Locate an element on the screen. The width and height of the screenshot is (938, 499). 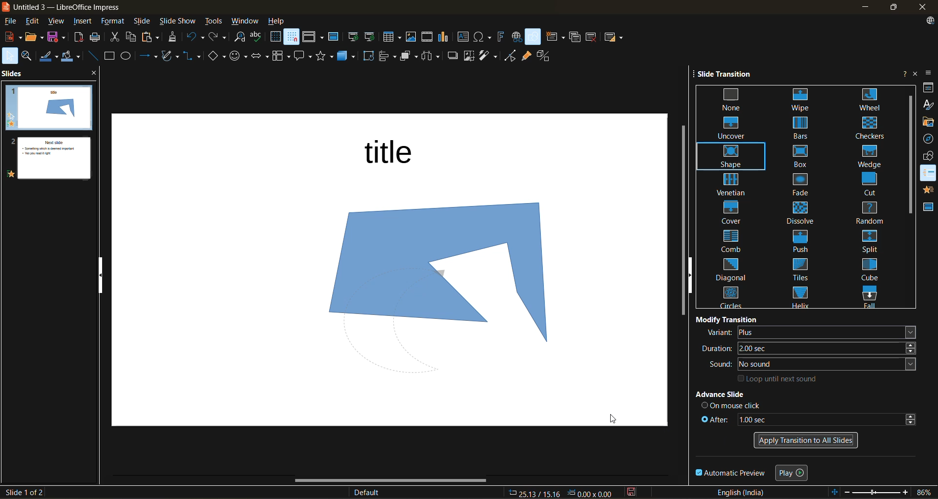
duration is located at coordinates (811, 348).